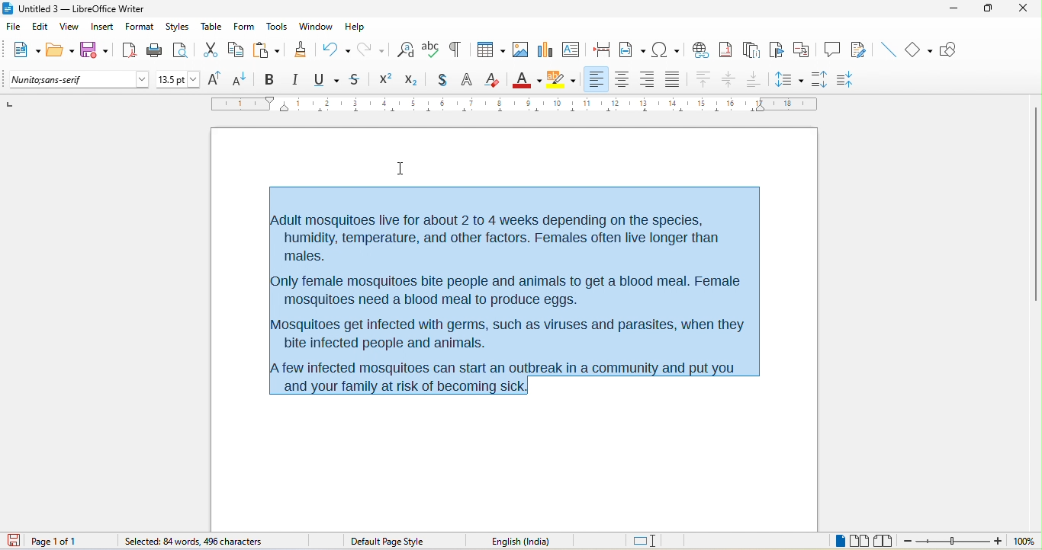  Describe the element at coordinates (212, 78) in the screenshot. I see `increase size` at that location.